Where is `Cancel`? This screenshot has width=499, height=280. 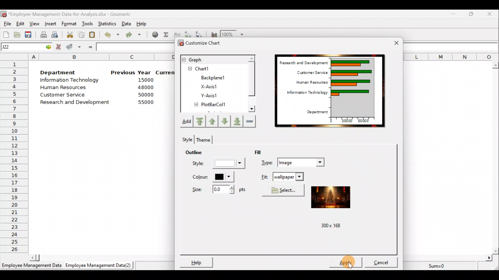
Cancel is located at coordinates (381, 261).